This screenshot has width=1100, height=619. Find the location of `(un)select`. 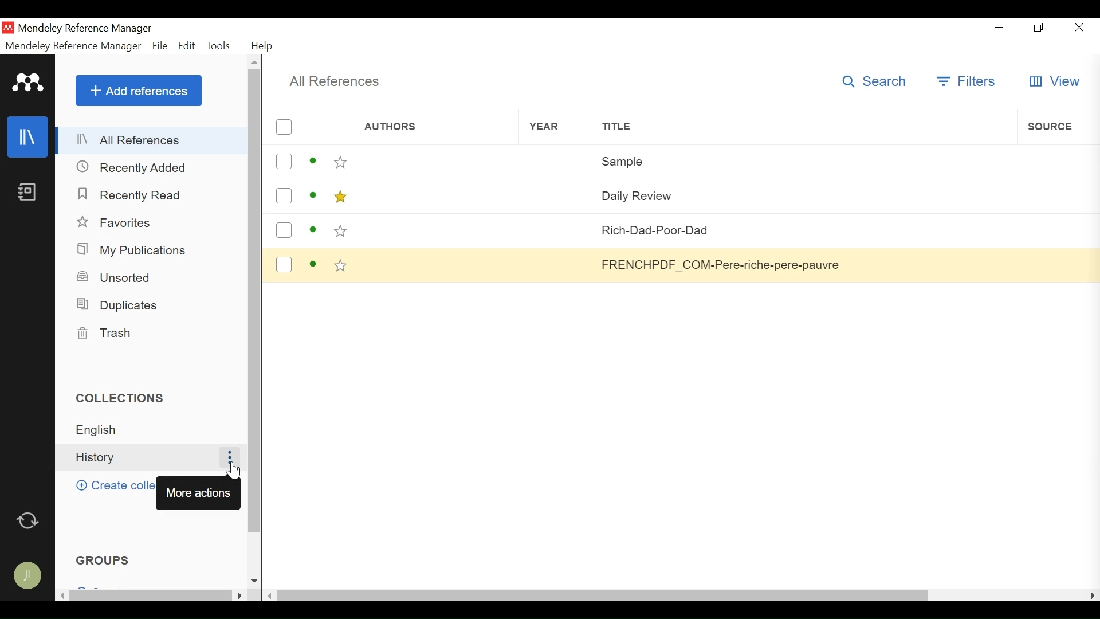

(un)select is located at coordinates (284, 265).